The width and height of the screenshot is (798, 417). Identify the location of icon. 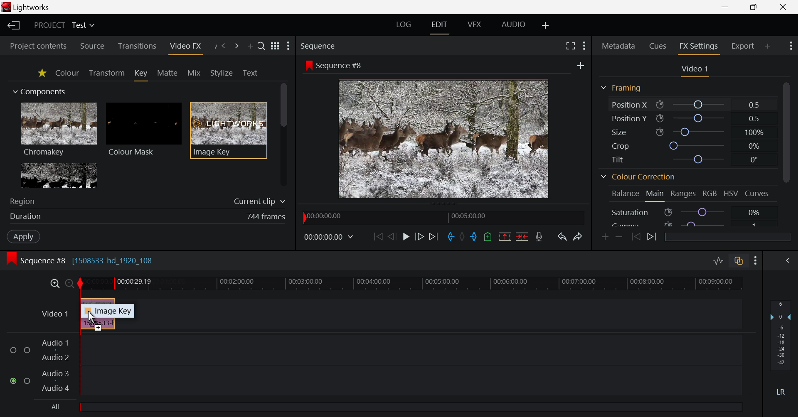
(668, 212).